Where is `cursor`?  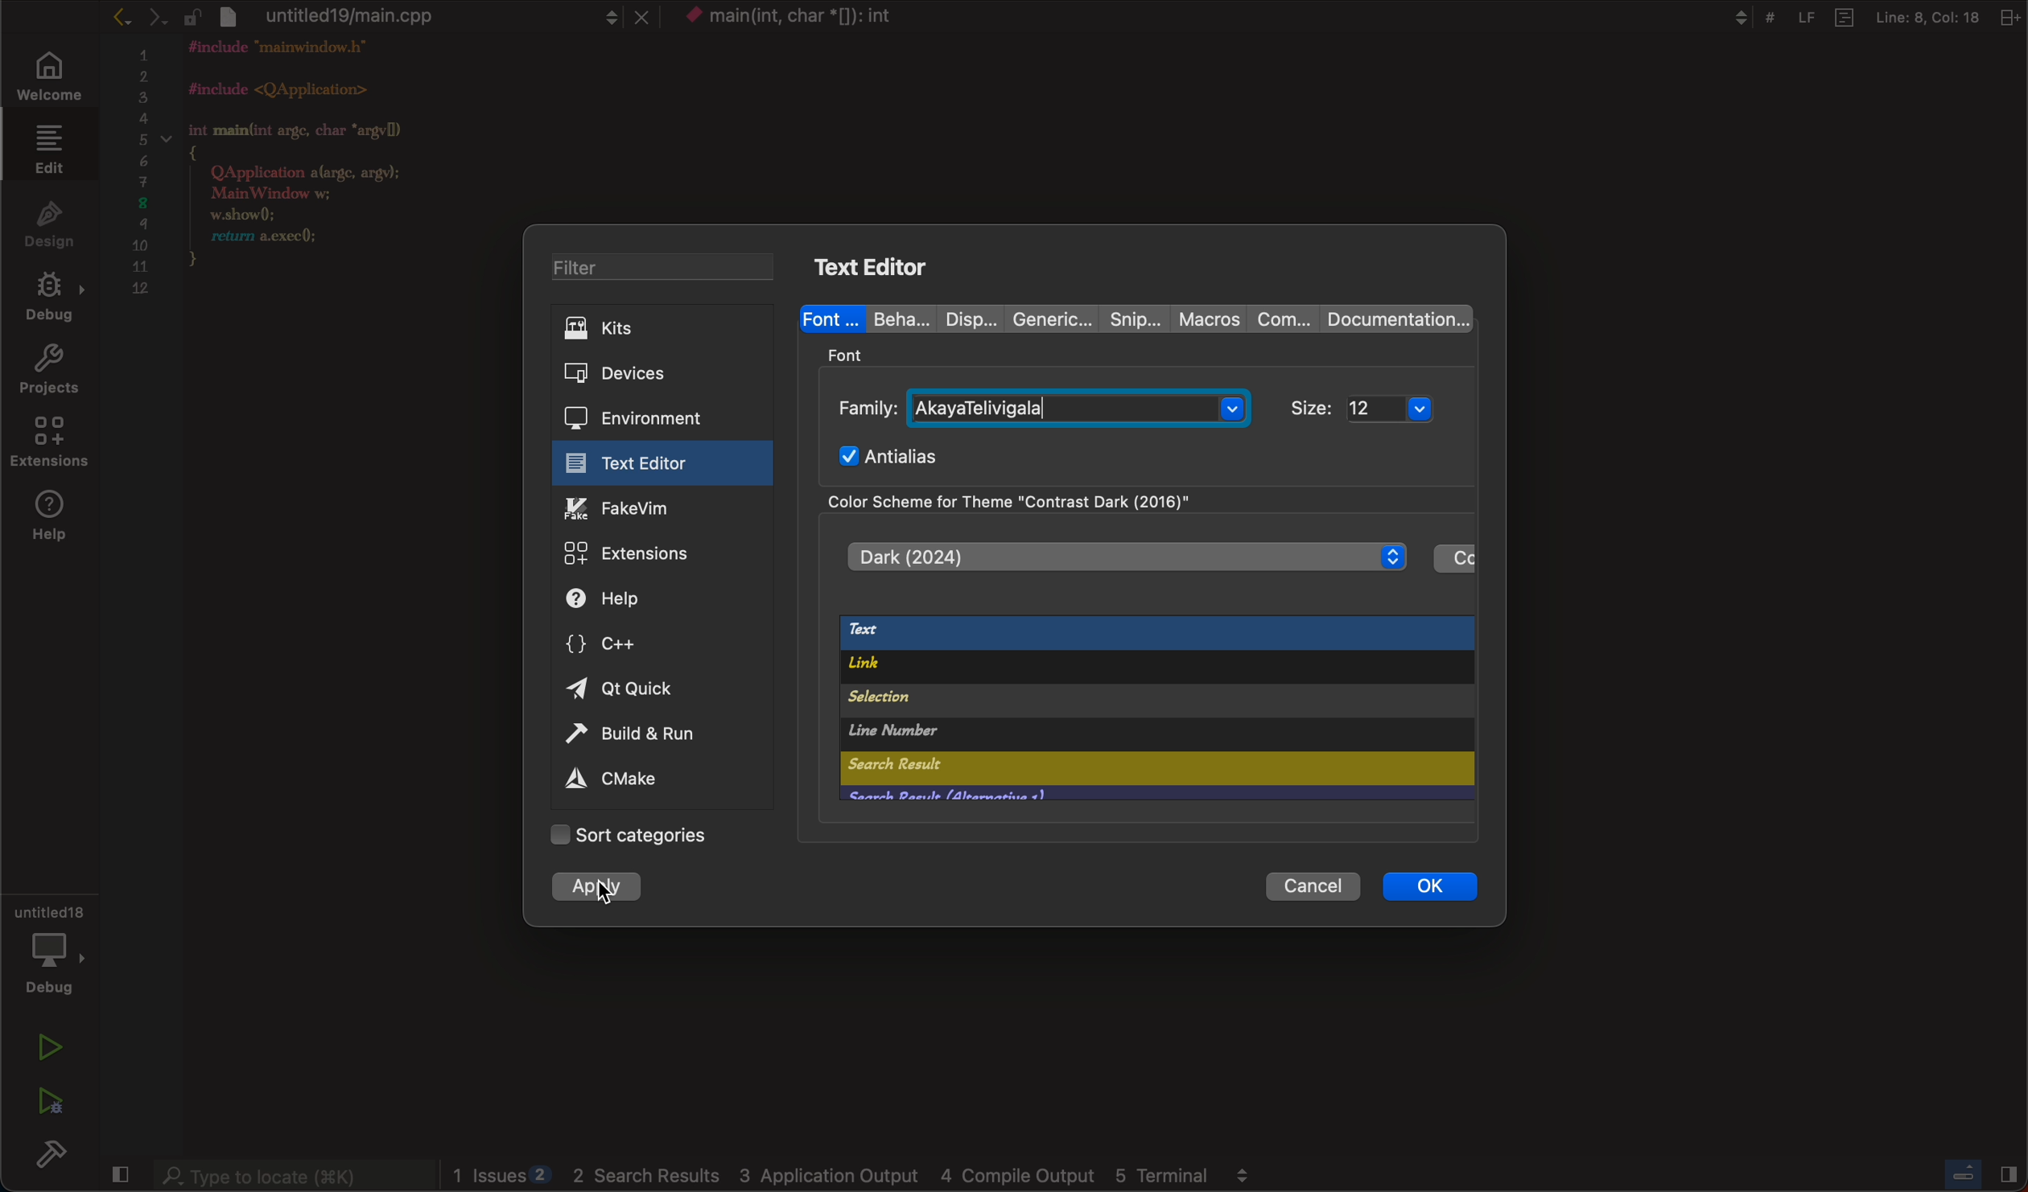 cursor is located at coordinates (607, 890).